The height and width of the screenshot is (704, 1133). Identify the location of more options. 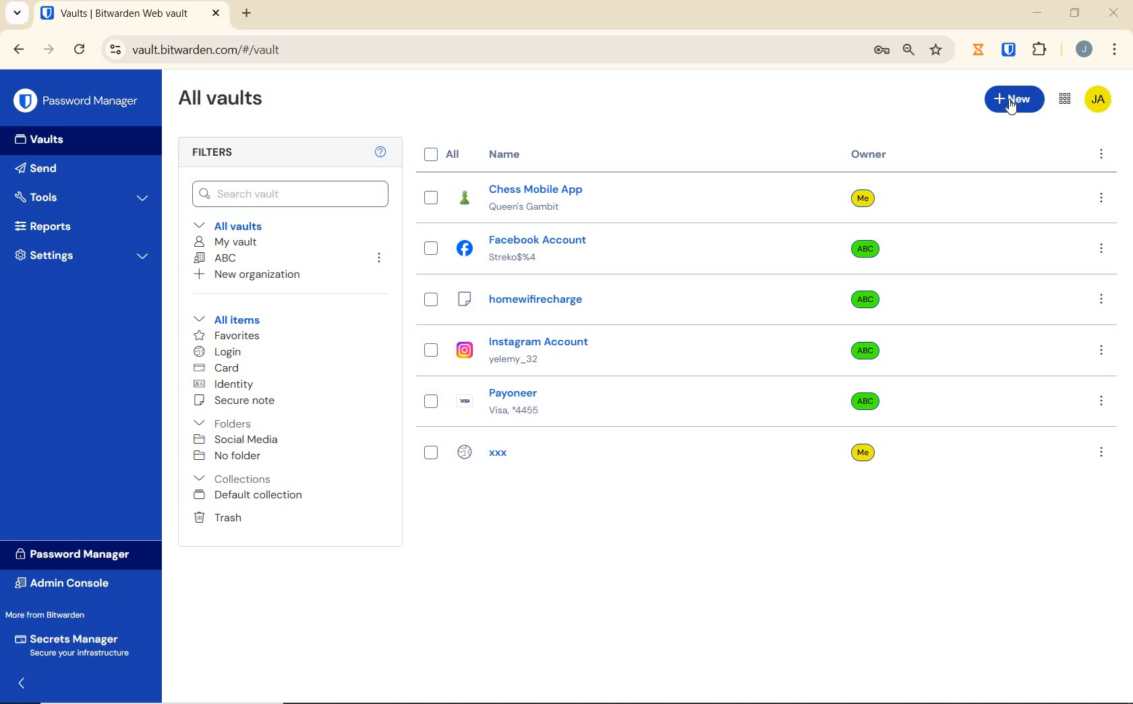
(1103, 250).